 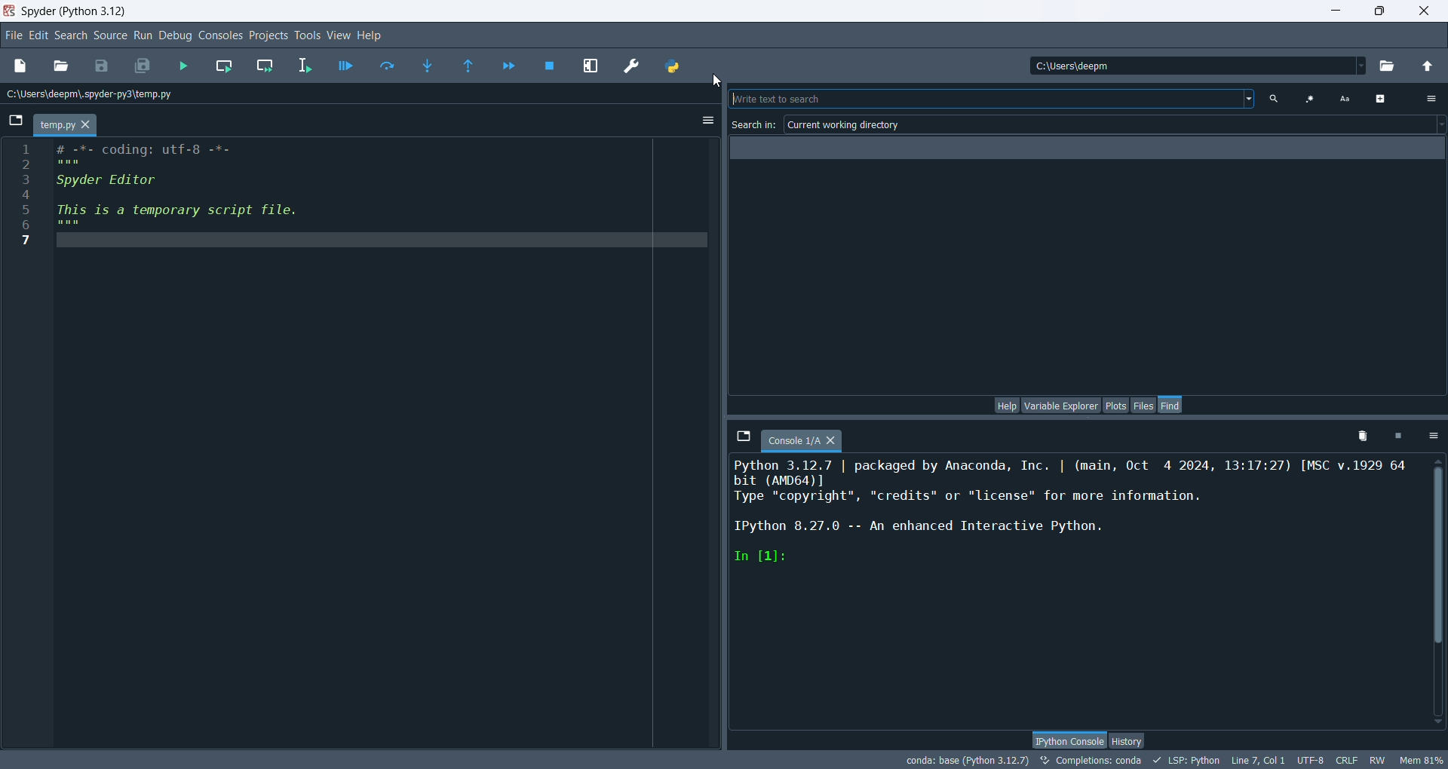 What do you see at coordinates (471, 66) in the screenshot?
I see `run until the current function returns` at bounding box center [471, 66].